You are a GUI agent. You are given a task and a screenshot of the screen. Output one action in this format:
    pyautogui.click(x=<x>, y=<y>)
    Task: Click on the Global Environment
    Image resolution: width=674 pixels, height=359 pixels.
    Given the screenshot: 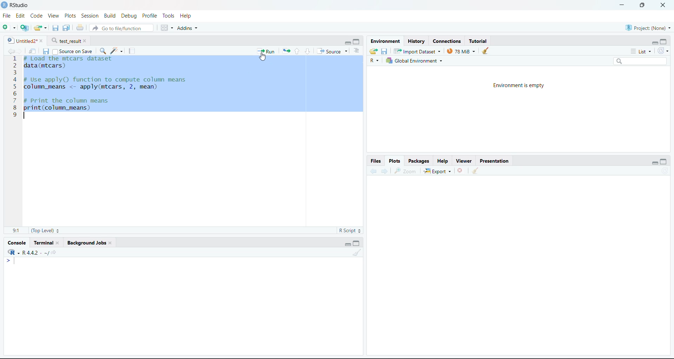 What is the action you would take?
    pyautogui.click(x=414, y=61)
    